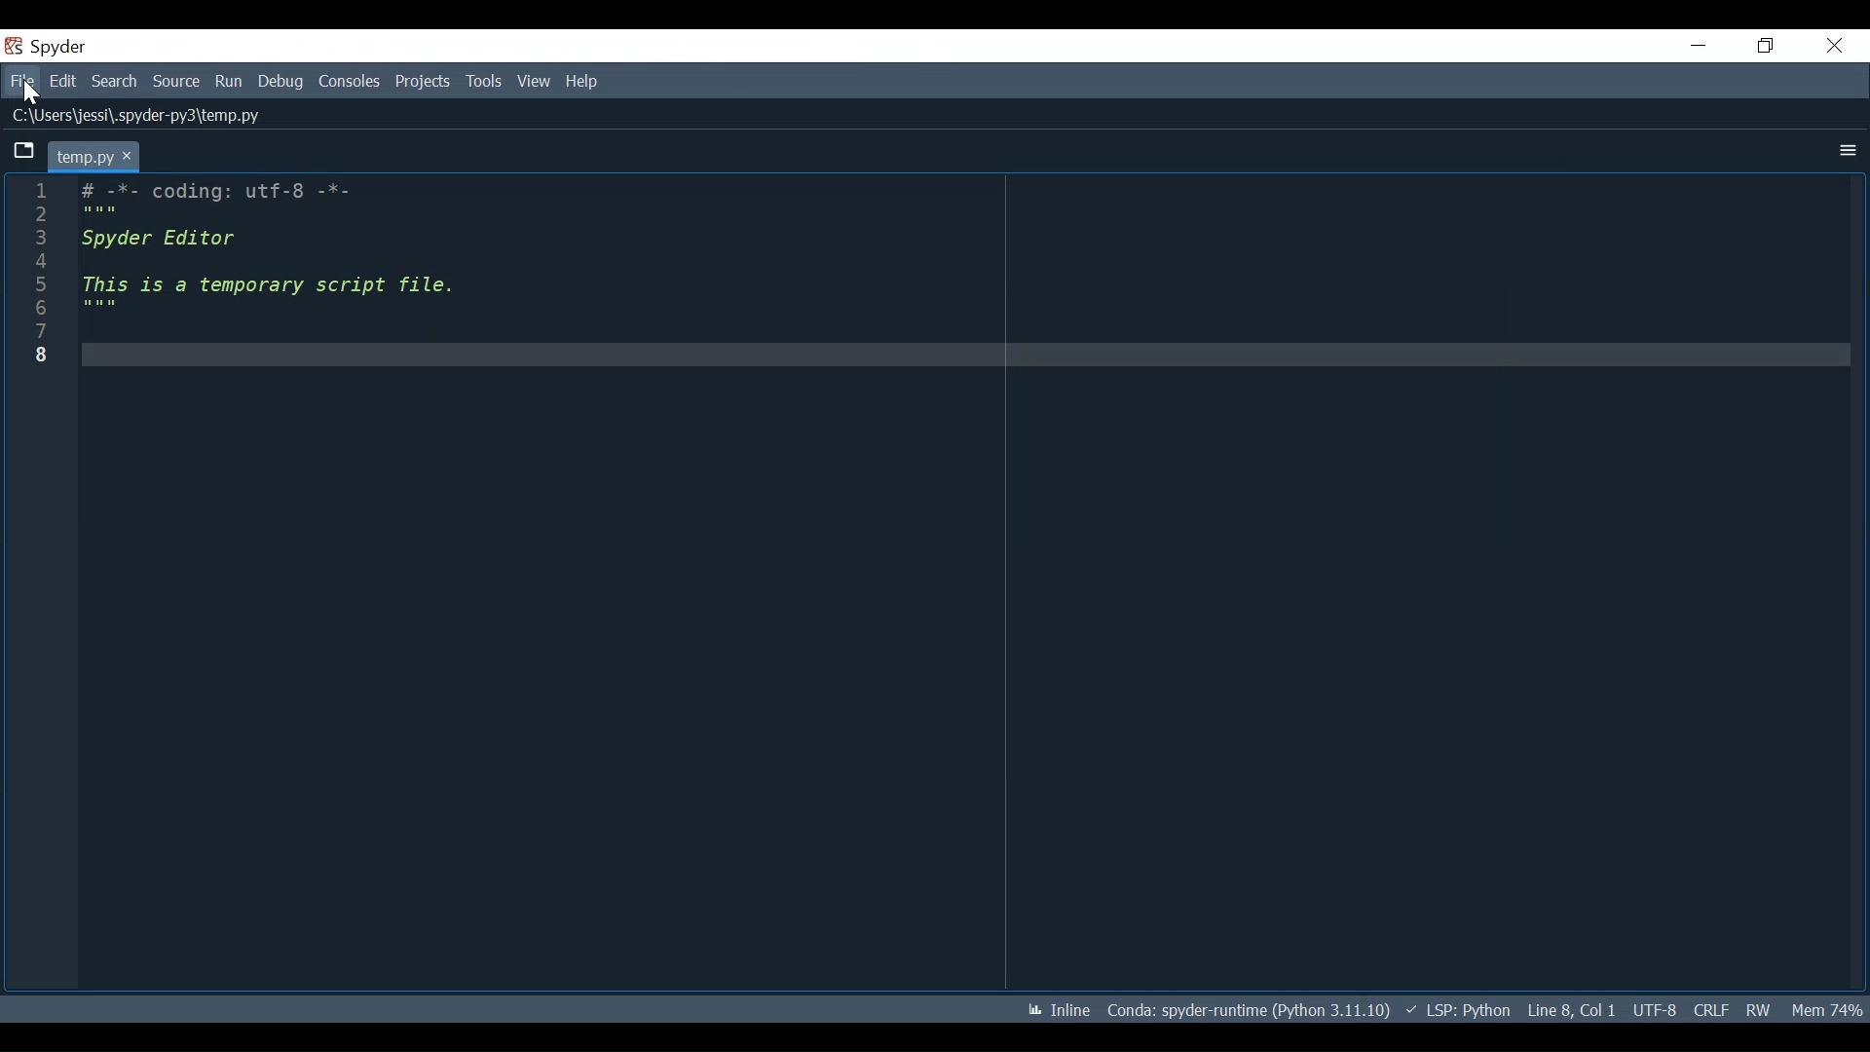 The height and width of the screenshot is (1052, 1870). I want to click on Spyder, so click(62, 46).